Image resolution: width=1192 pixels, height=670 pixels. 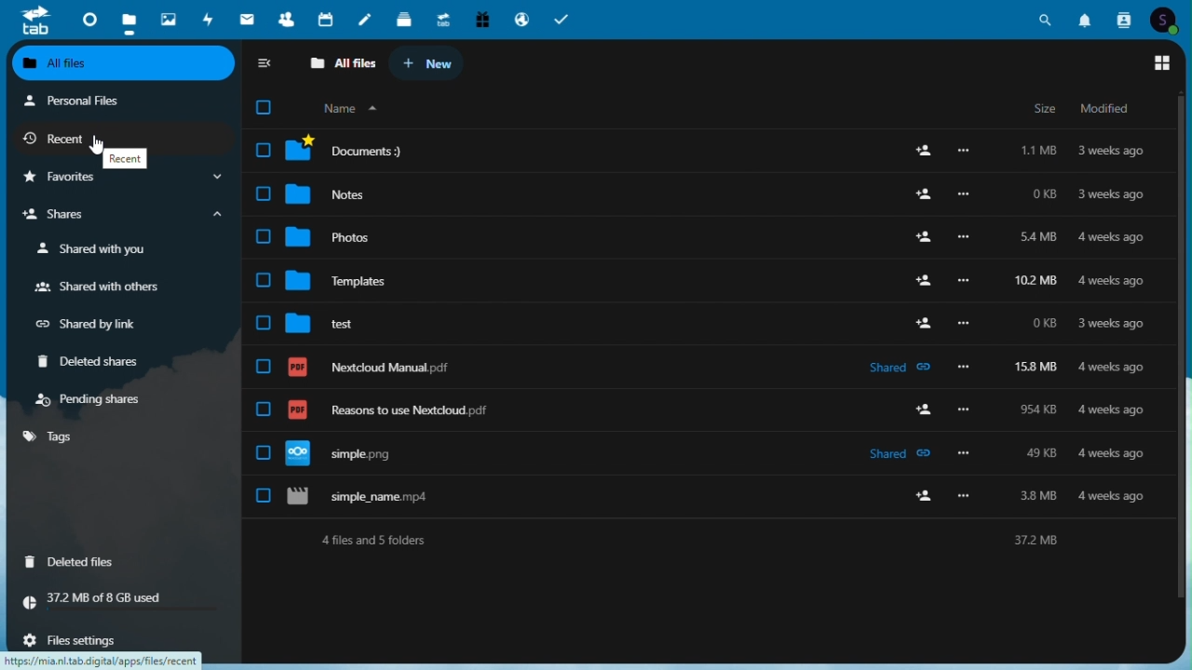 What do you see at coordinates (351, 108) in the screenshot?
I see `Organised by name` at bounding box center [351, 108].